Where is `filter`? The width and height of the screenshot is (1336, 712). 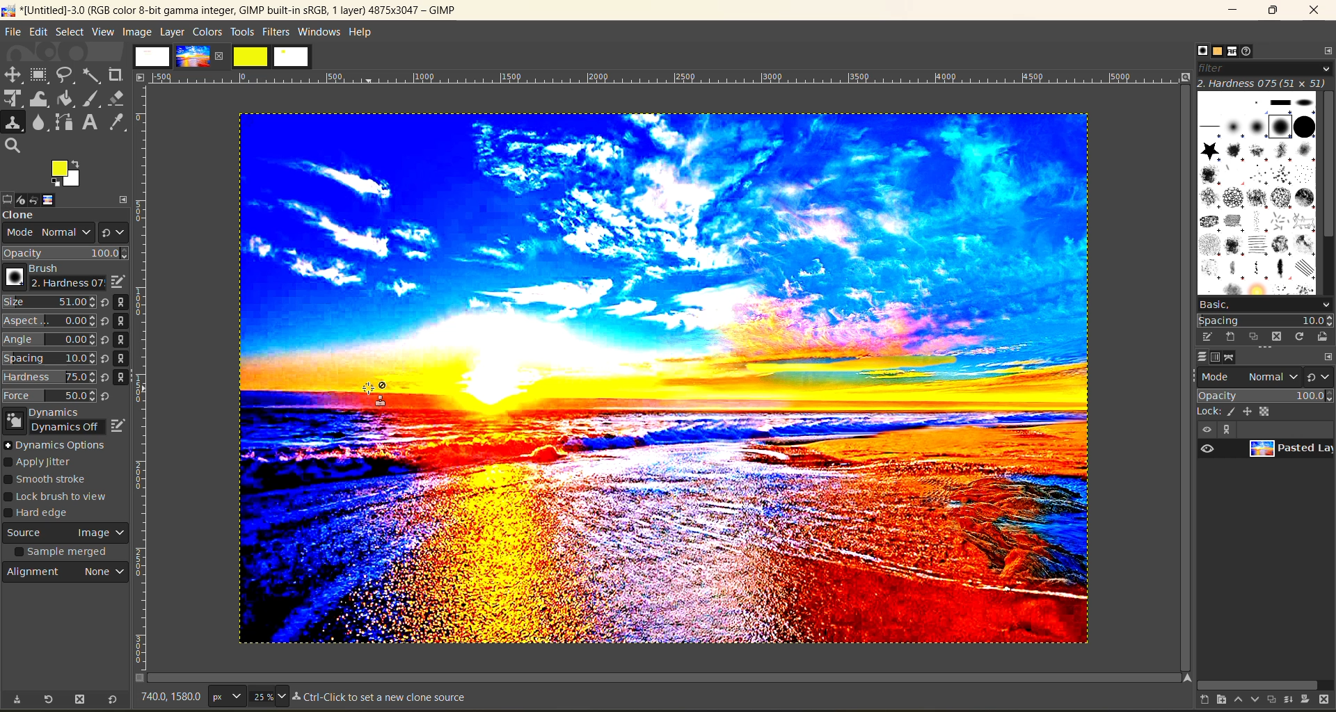 filter is located at coordinates (1263, 67).